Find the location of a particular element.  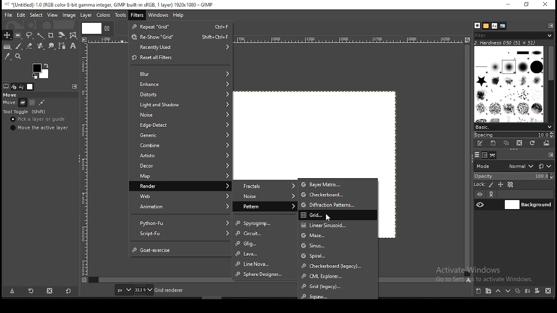

brushes is located at coordinates (508, 84).